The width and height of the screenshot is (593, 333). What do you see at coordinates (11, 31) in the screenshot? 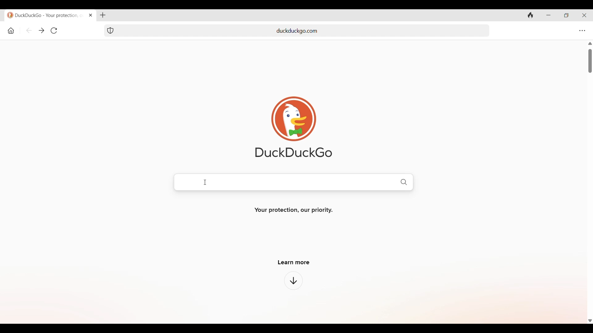
I see `Home` at bounding box center [11, 31].